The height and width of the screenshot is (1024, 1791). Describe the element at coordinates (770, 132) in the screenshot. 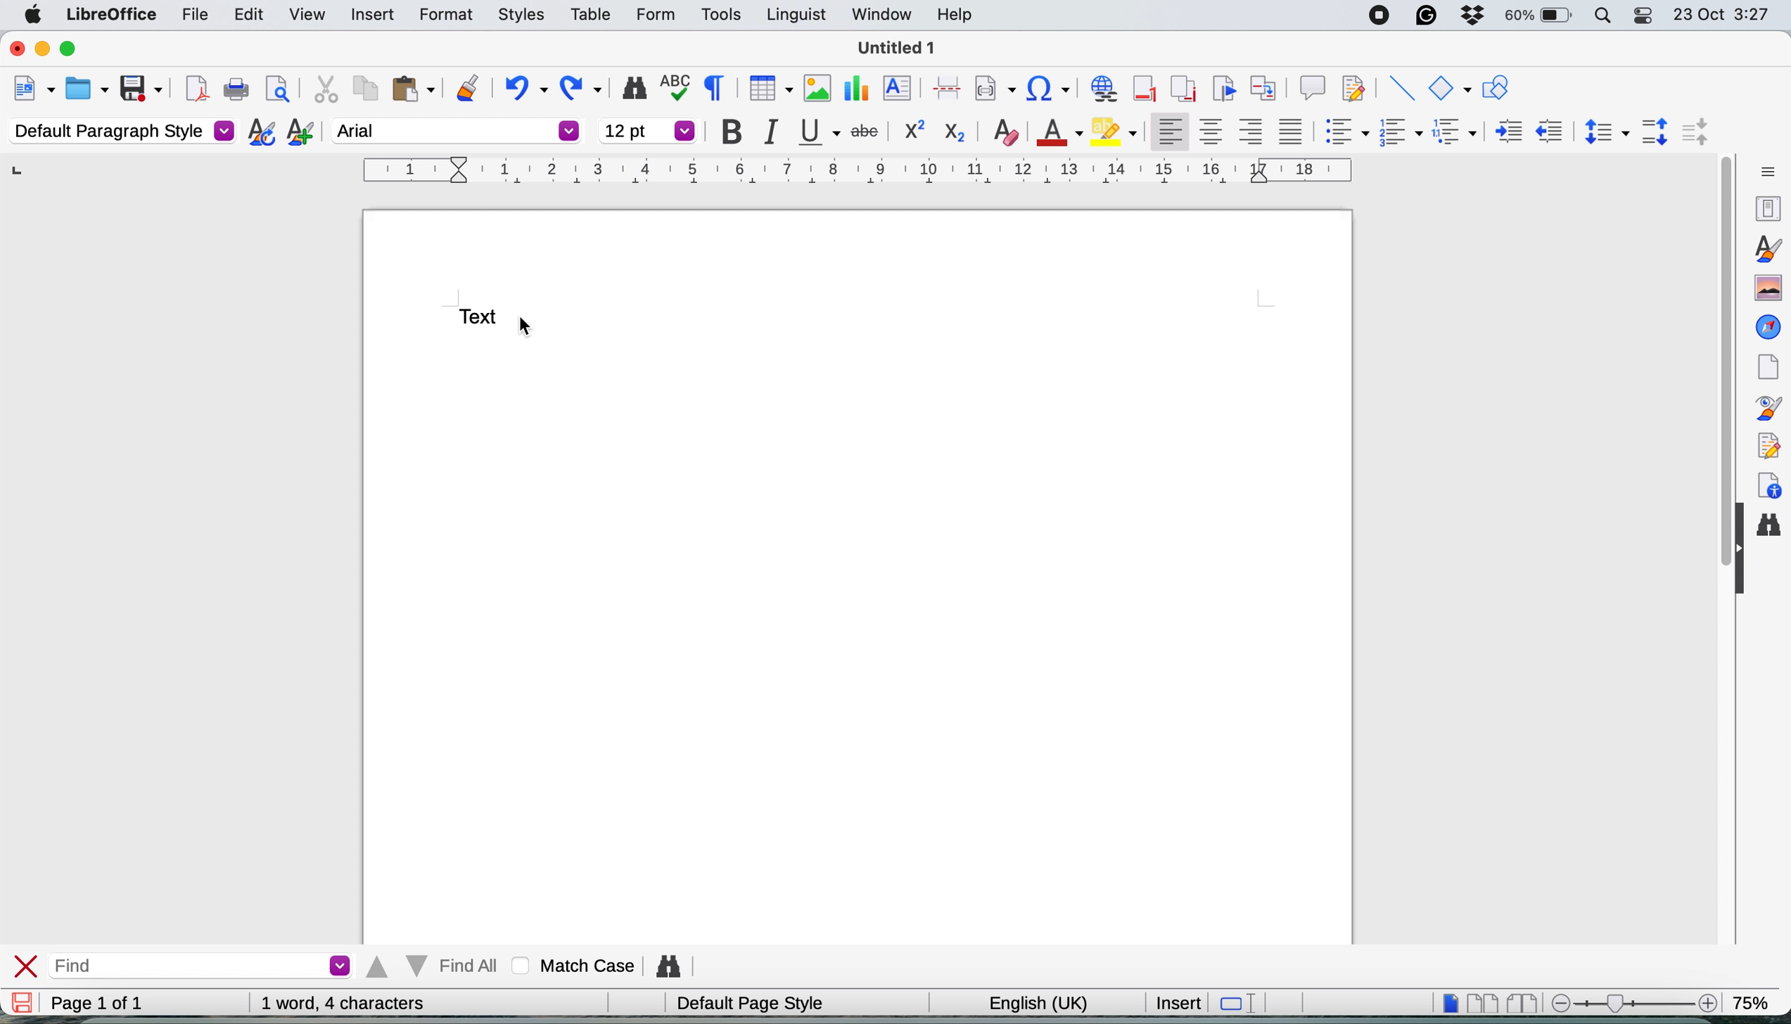

I see `italic` at that location.